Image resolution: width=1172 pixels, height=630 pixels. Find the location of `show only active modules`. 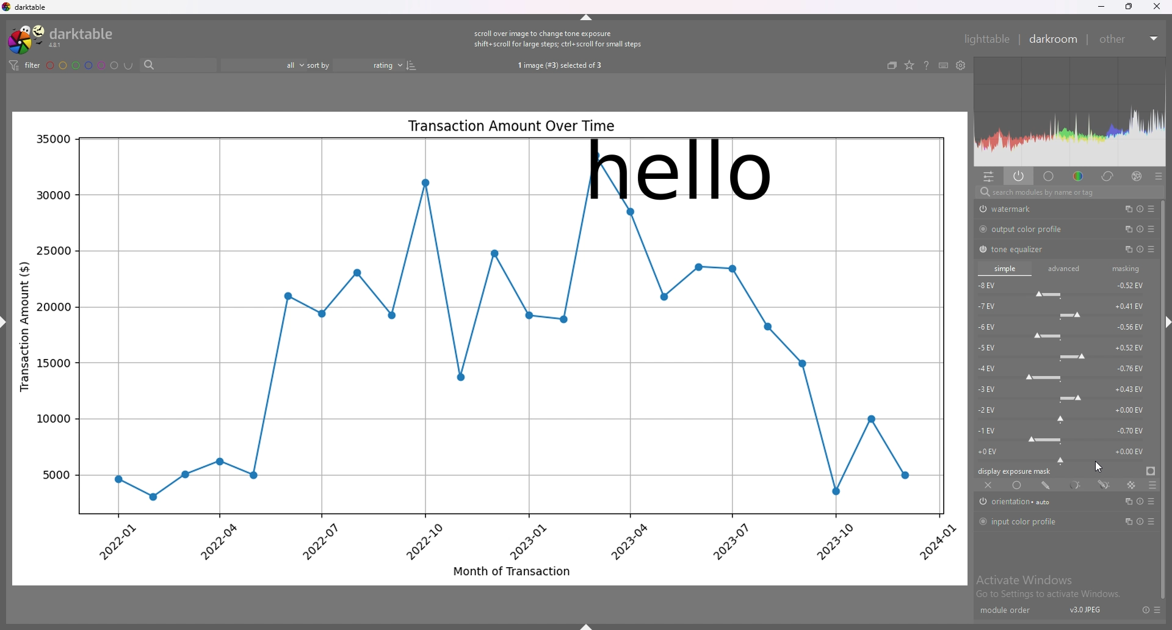

show only active modules is located at coordinates (1019, 177).